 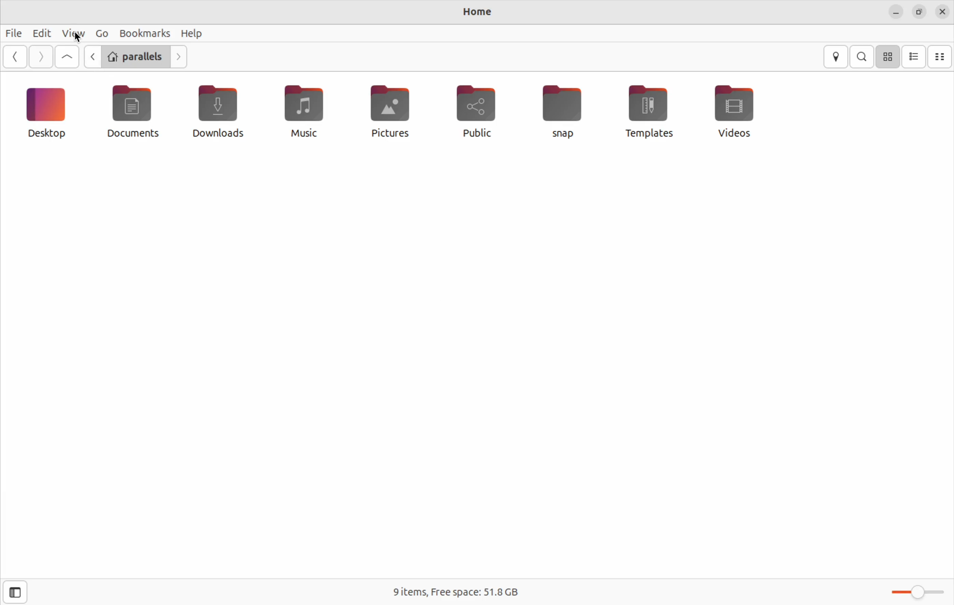 I want to click on Go back, so click(x=92, y=58).